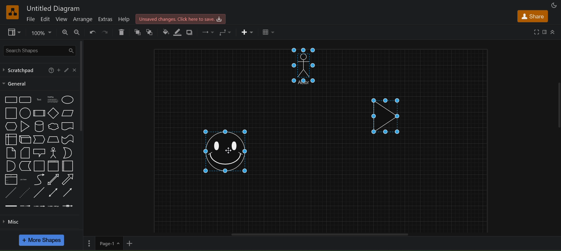  I want to click on fill color , so click(165, 31).